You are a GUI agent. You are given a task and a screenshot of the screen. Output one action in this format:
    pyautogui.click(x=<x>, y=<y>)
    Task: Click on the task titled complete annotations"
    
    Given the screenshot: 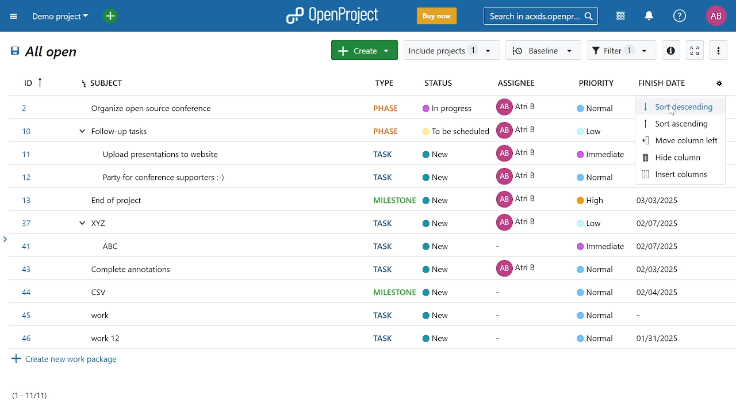 What is the action you would take?
    pyautogui.click(x=374, y=267)
    